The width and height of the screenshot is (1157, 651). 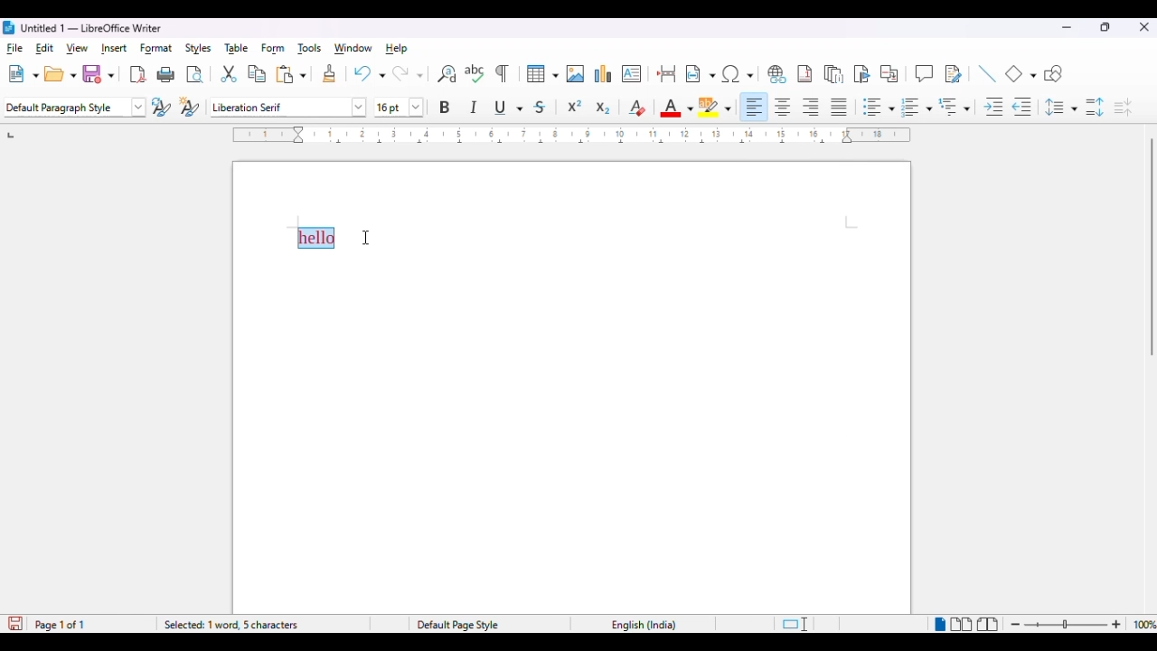 What do you see at coordinates (137, 75) in the screenshot?
I see `export directly as PDF` at bounding box center [137, 75].